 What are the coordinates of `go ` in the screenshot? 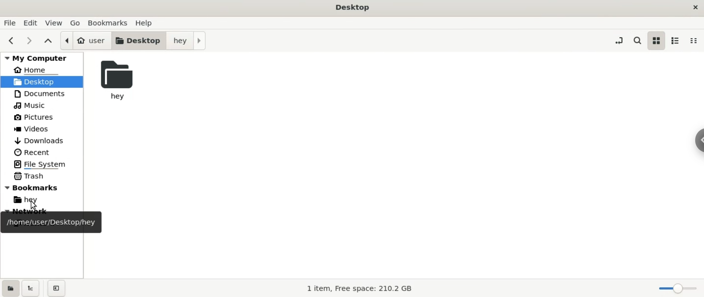 It's located at (76, 23).